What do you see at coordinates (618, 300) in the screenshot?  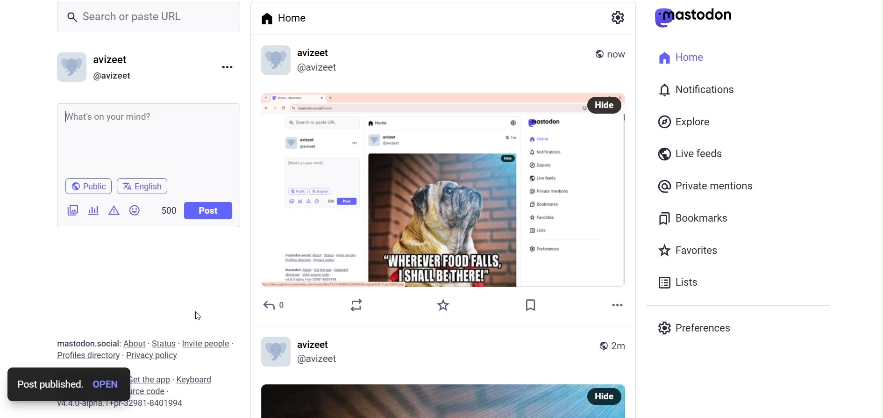 I see `More` at bounding box center [618, 300].